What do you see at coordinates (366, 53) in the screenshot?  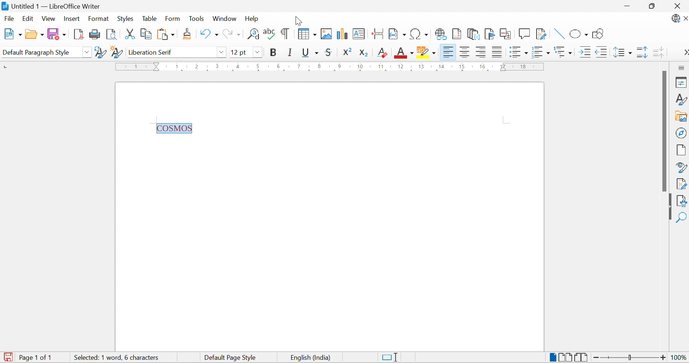 I see `Subscript` at bounding box center [366, 53].